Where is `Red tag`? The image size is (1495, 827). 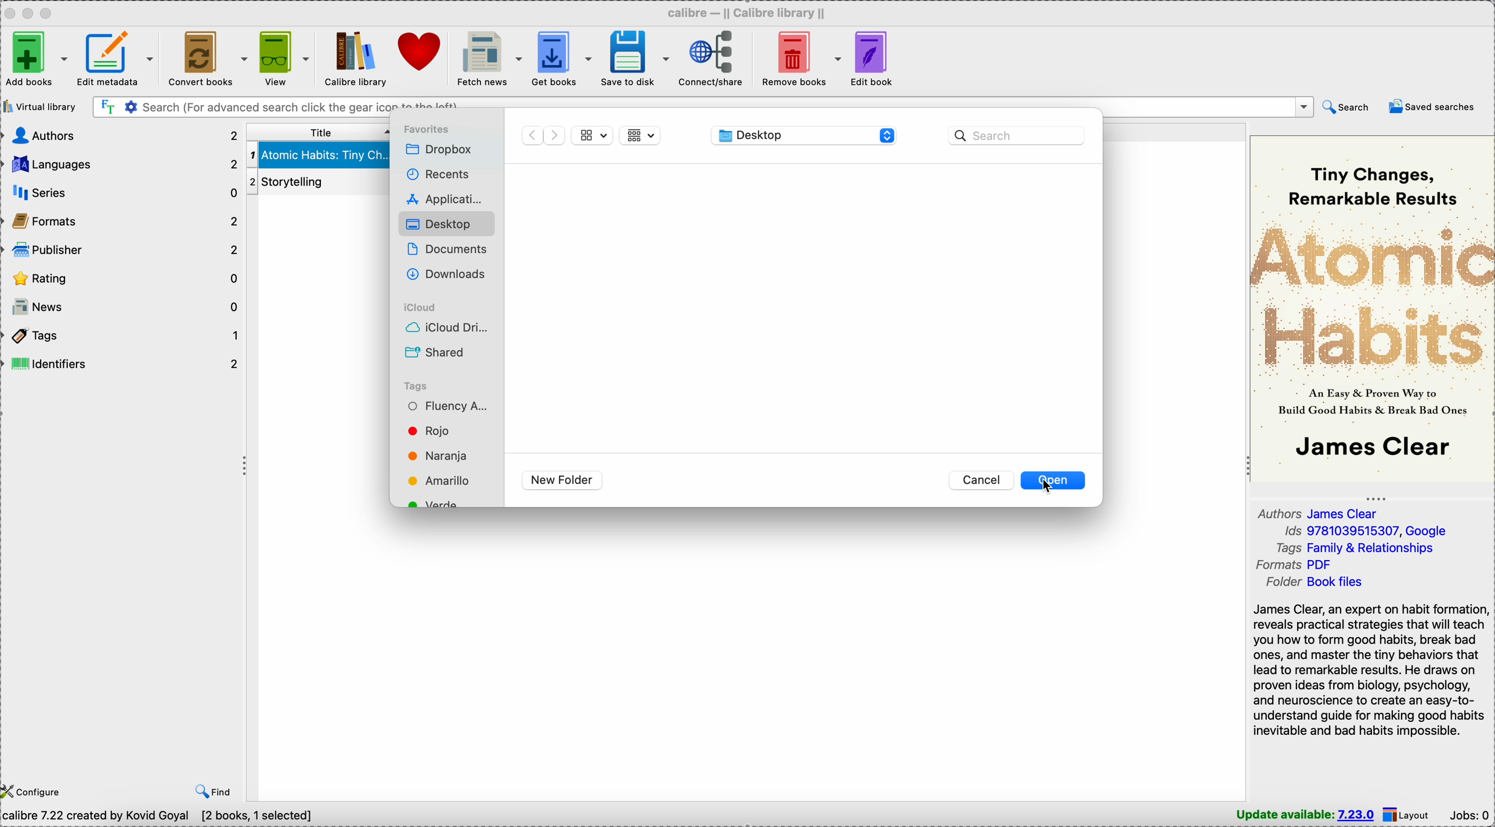
Red tag is located at coordinates (429, 432).